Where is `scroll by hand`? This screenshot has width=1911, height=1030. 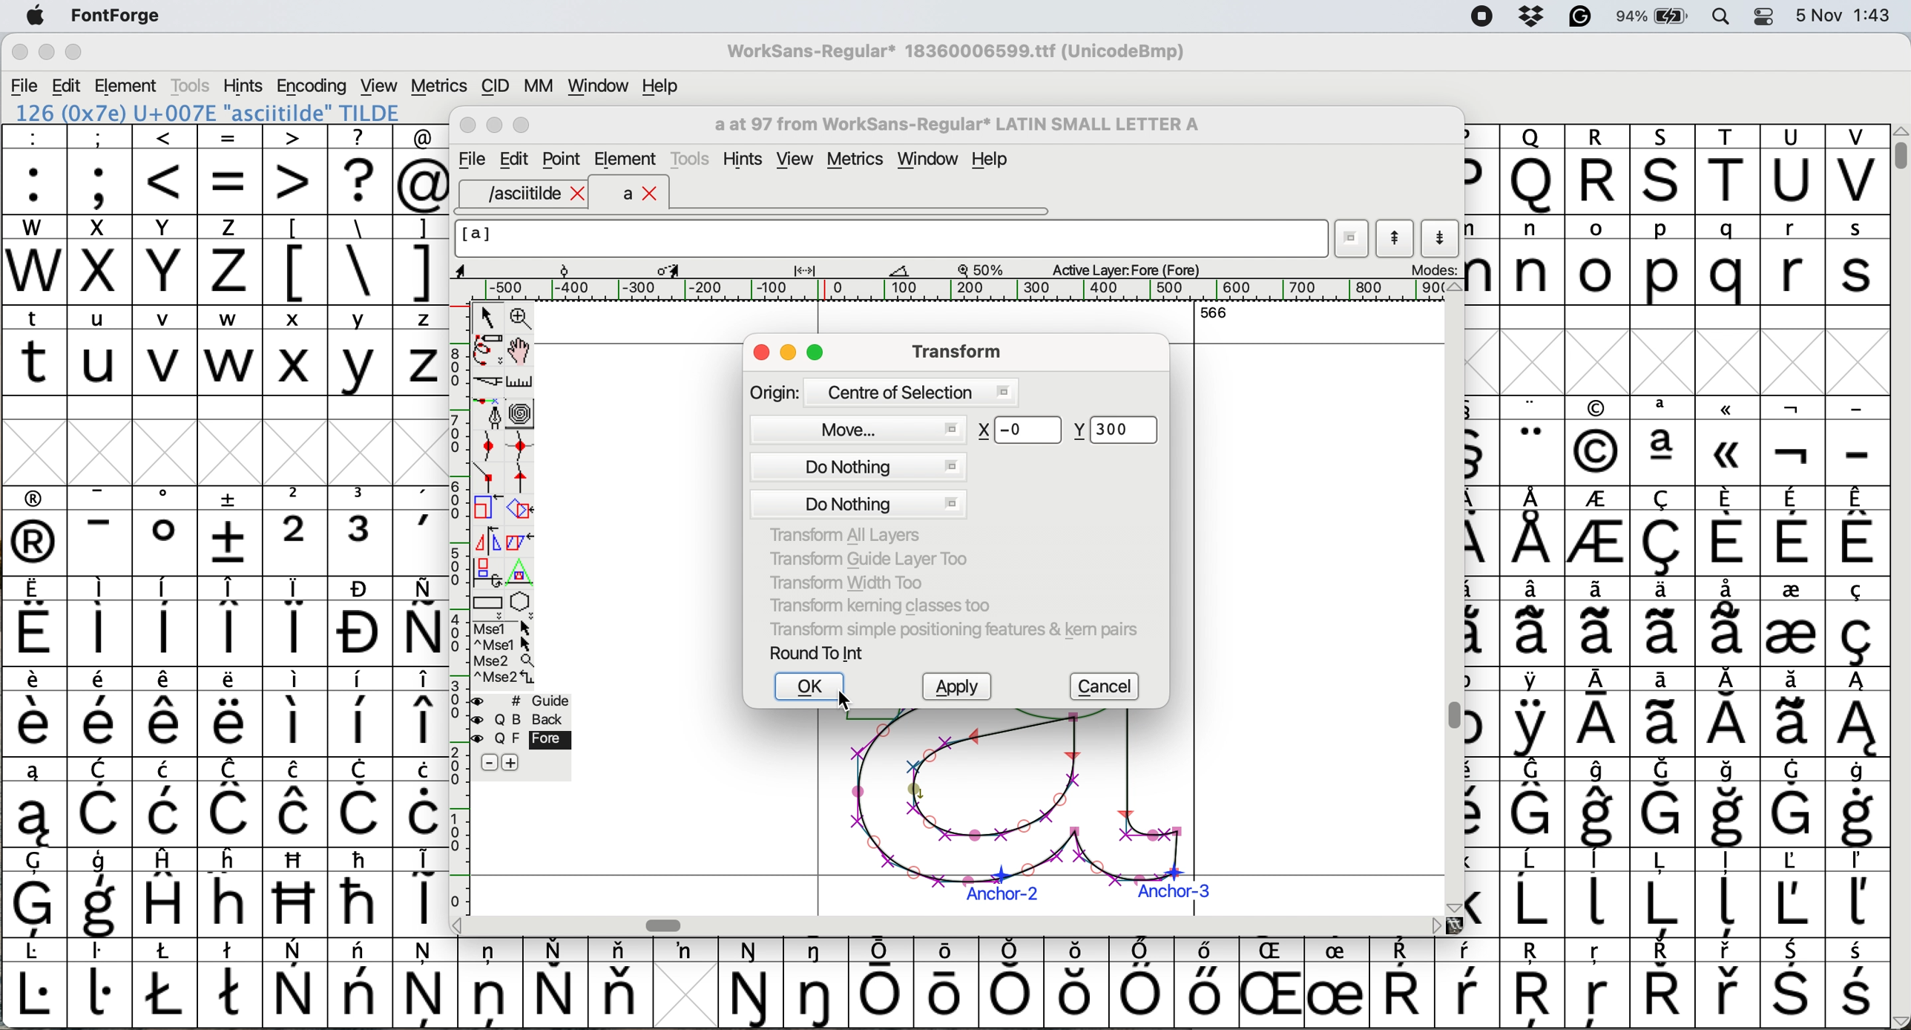 scroll by hand is located at coordinates (521, 351).